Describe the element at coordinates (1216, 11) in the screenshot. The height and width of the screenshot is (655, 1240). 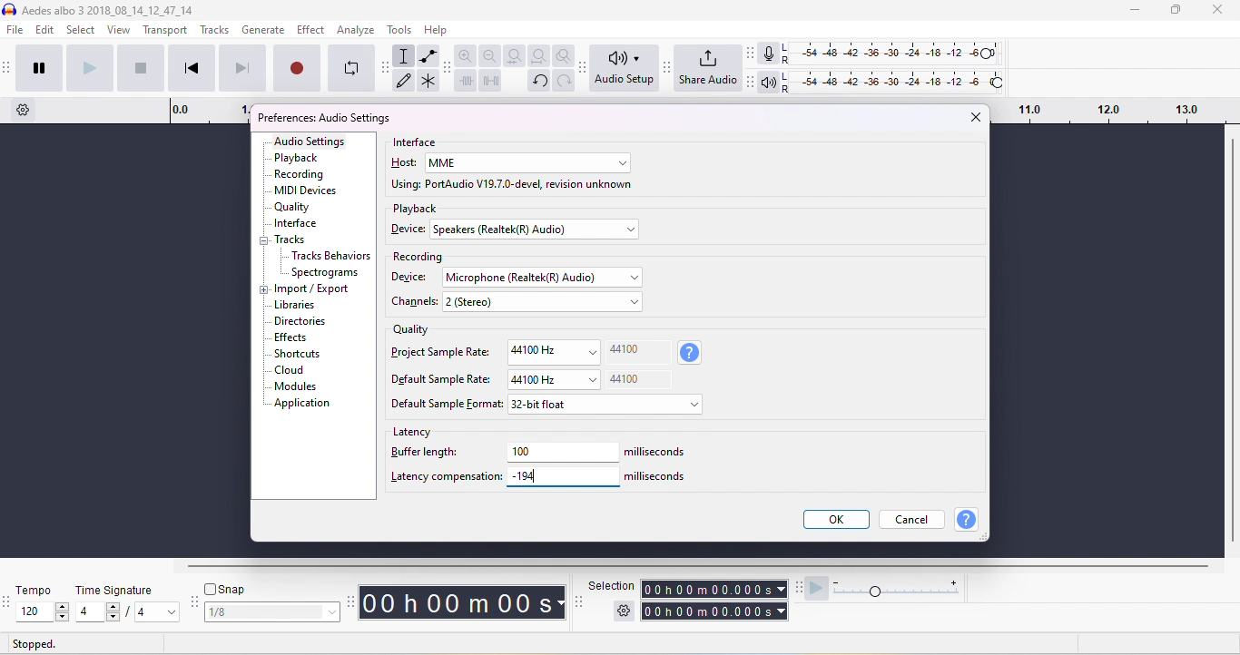
I see `close` at that location.